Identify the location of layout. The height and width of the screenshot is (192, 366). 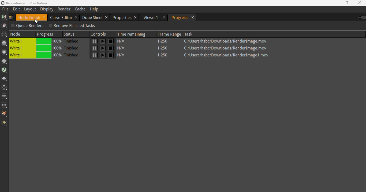
(30, 9).